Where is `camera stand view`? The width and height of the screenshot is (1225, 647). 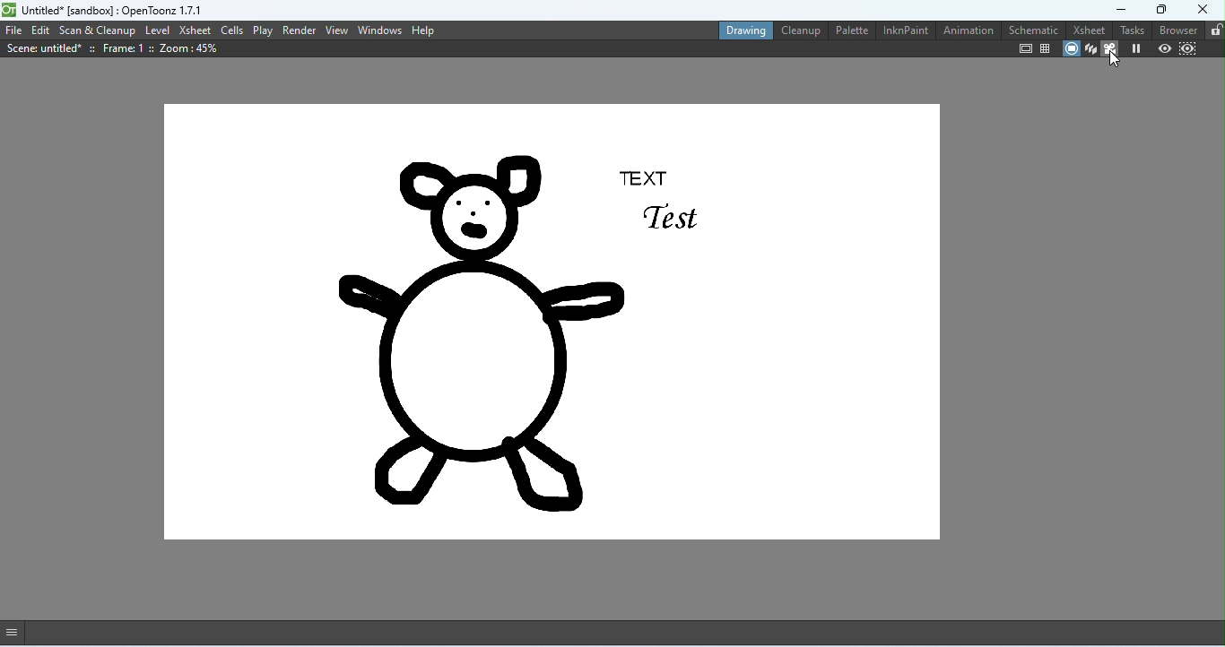
camera stand view is located at coordinates (1068, 49).